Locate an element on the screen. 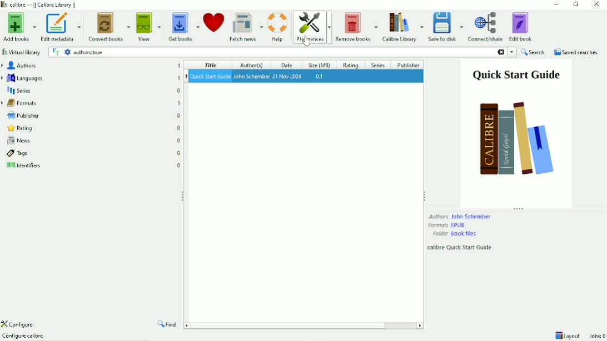  View is located at coordinates (150, 26).